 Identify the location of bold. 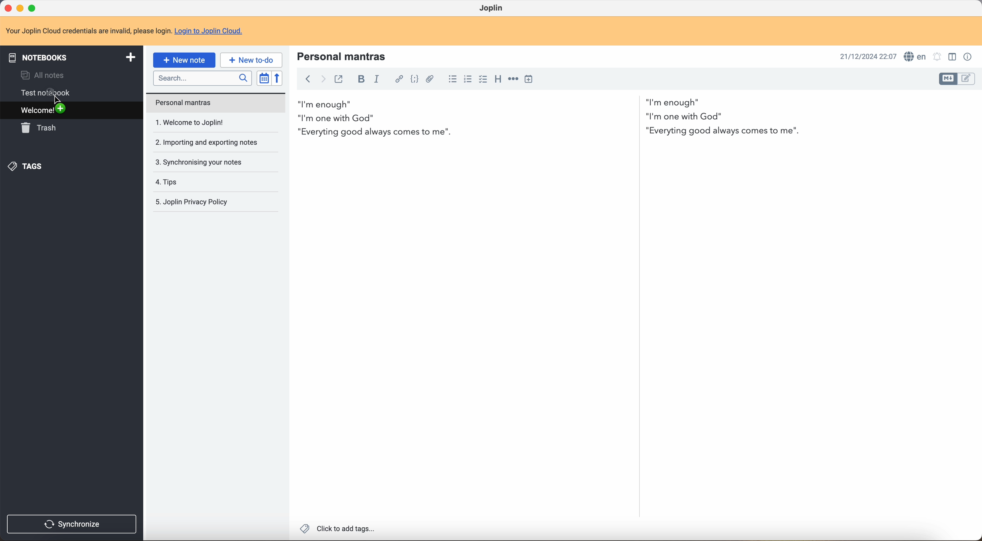
(361, 79).